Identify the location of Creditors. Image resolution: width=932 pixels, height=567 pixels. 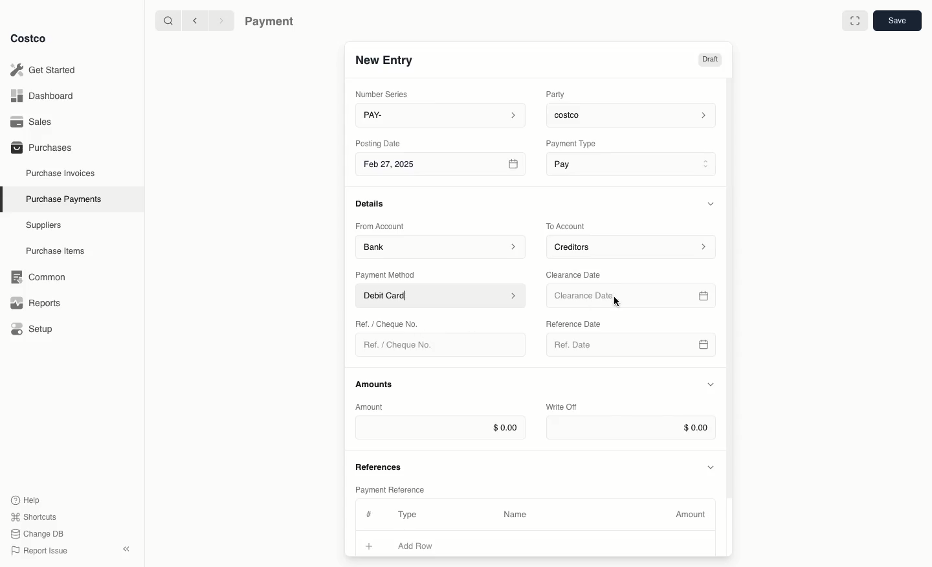
(633, 246).